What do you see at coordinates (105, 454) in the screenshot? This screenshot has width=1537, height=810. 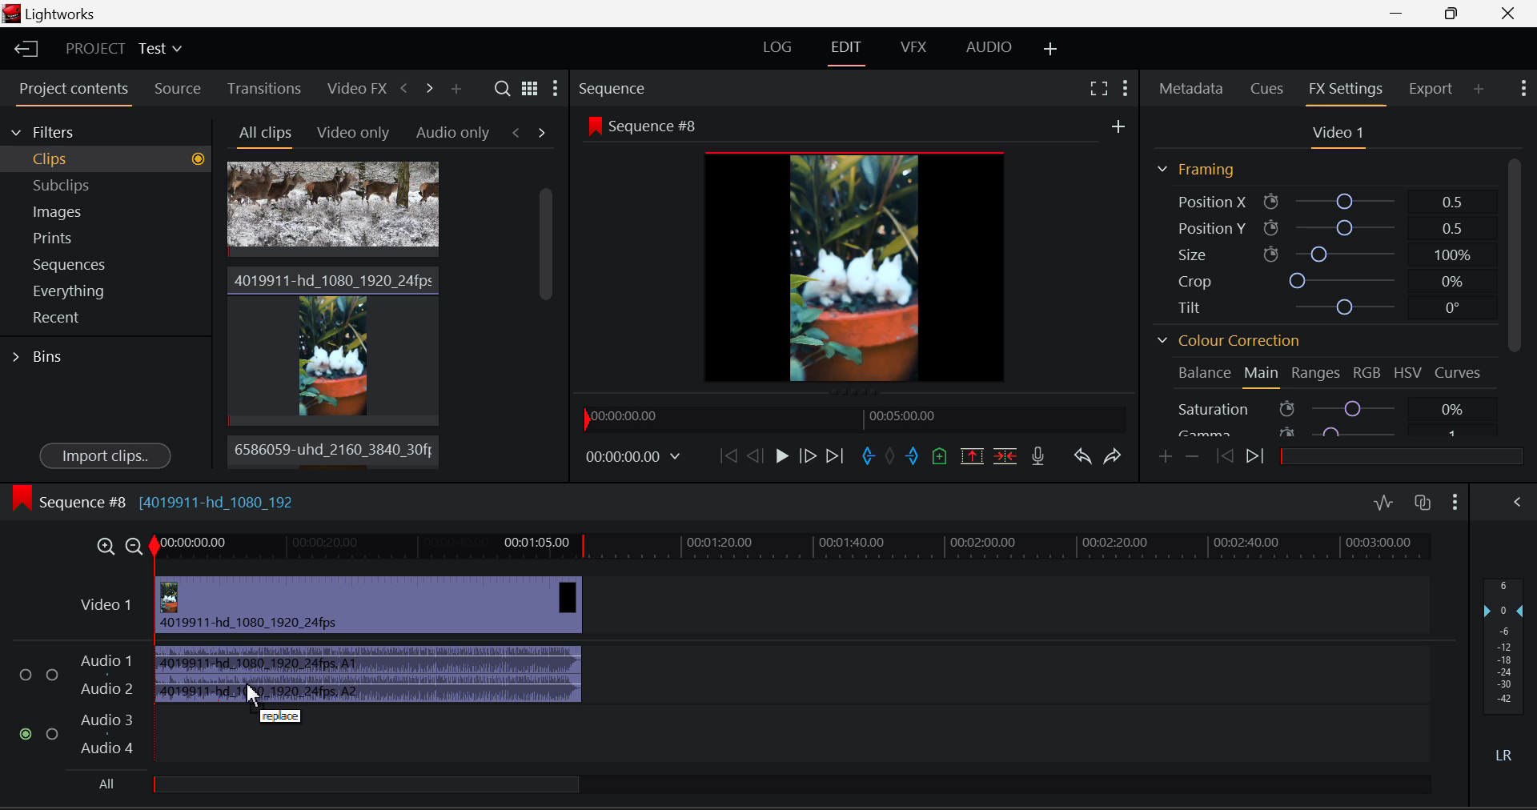 I see `Import clips` at bounding box center [105, 454].